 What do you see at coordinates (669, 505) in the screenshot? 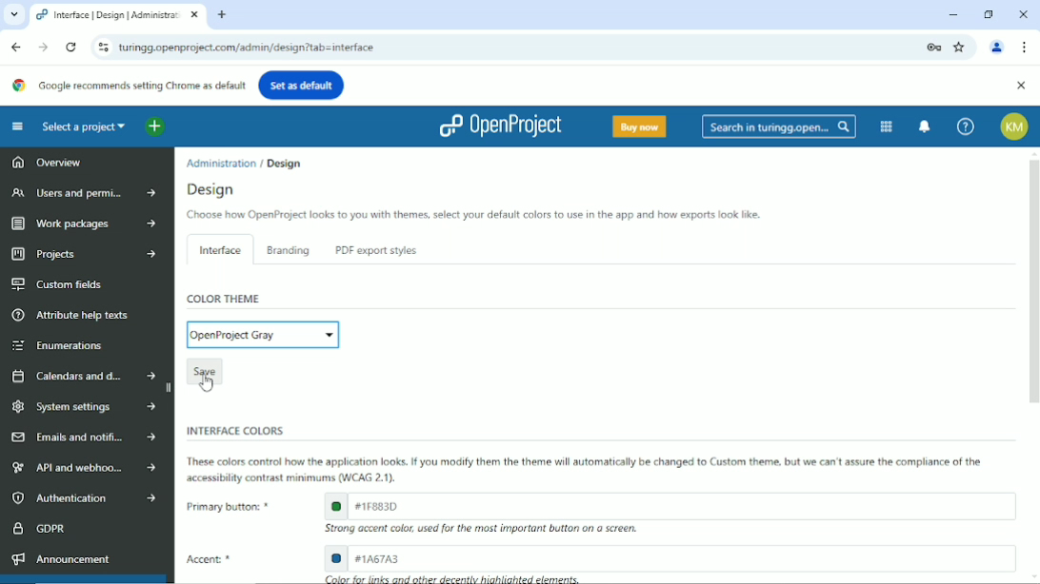
I see `primary button` at bounding box center [669, 505].